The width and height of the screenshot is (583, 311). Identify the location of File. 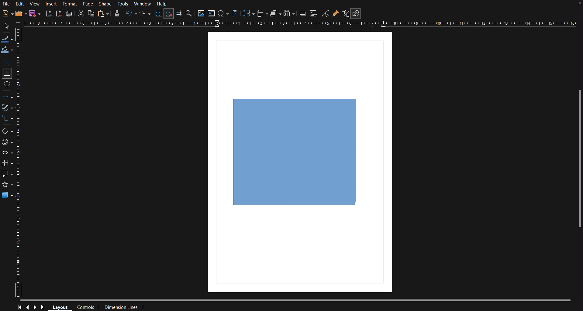
(6, 5).